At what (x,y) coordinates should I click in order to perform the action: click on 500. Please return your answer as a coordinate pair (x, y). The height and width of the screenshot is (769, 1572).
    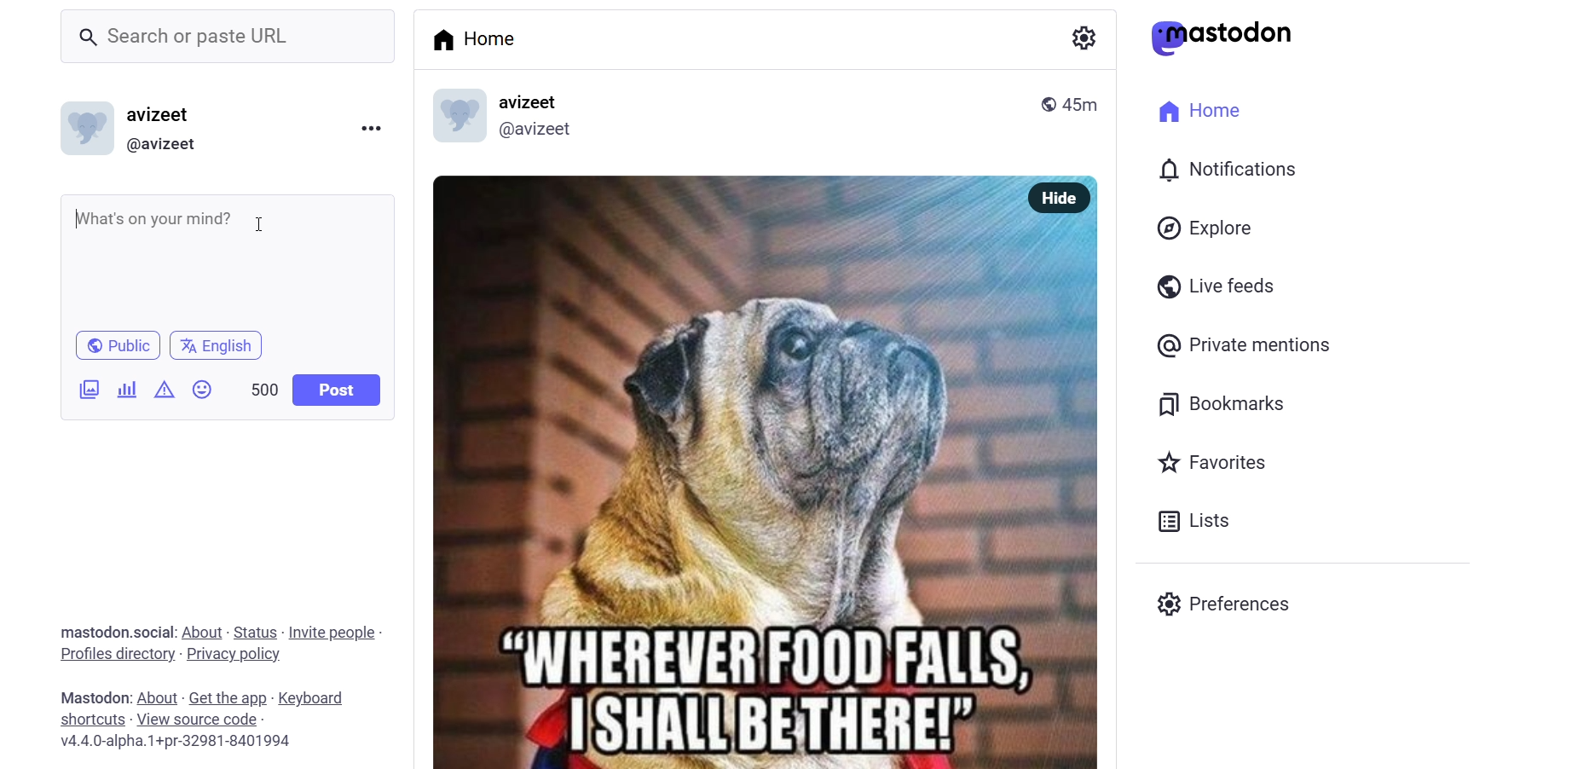
    Looking at the image, I should click on (262, 390).